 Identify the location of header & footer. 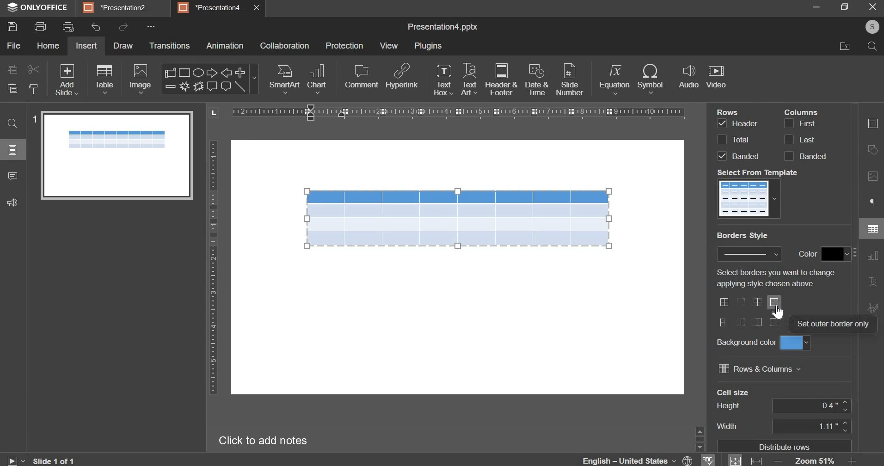
(501, 80).